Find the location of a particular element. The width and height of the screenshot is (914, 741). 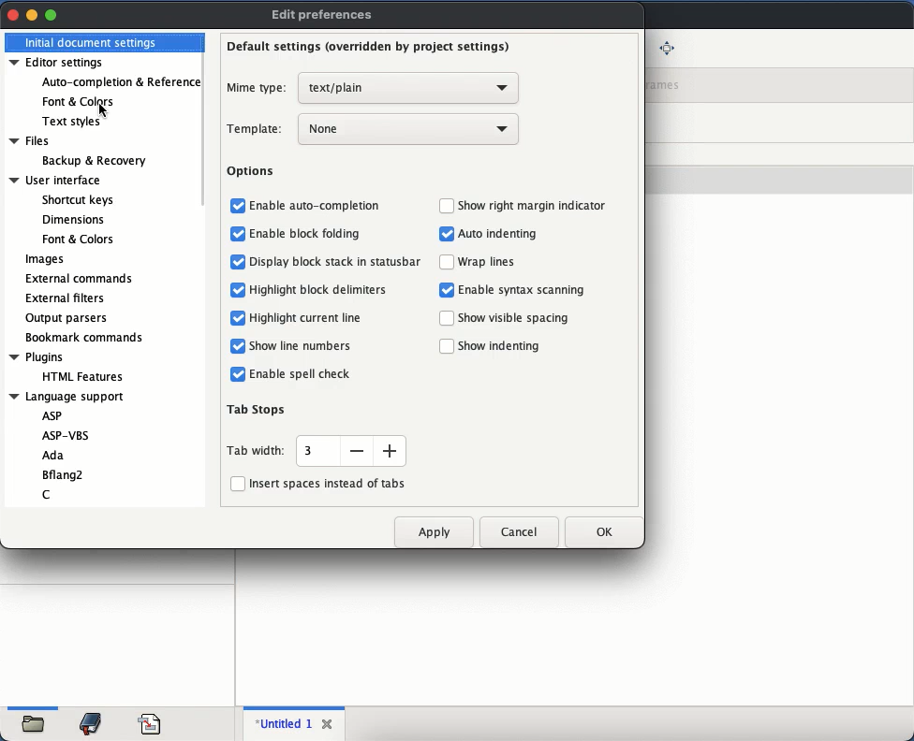

images is located at coordinates (44, 260).